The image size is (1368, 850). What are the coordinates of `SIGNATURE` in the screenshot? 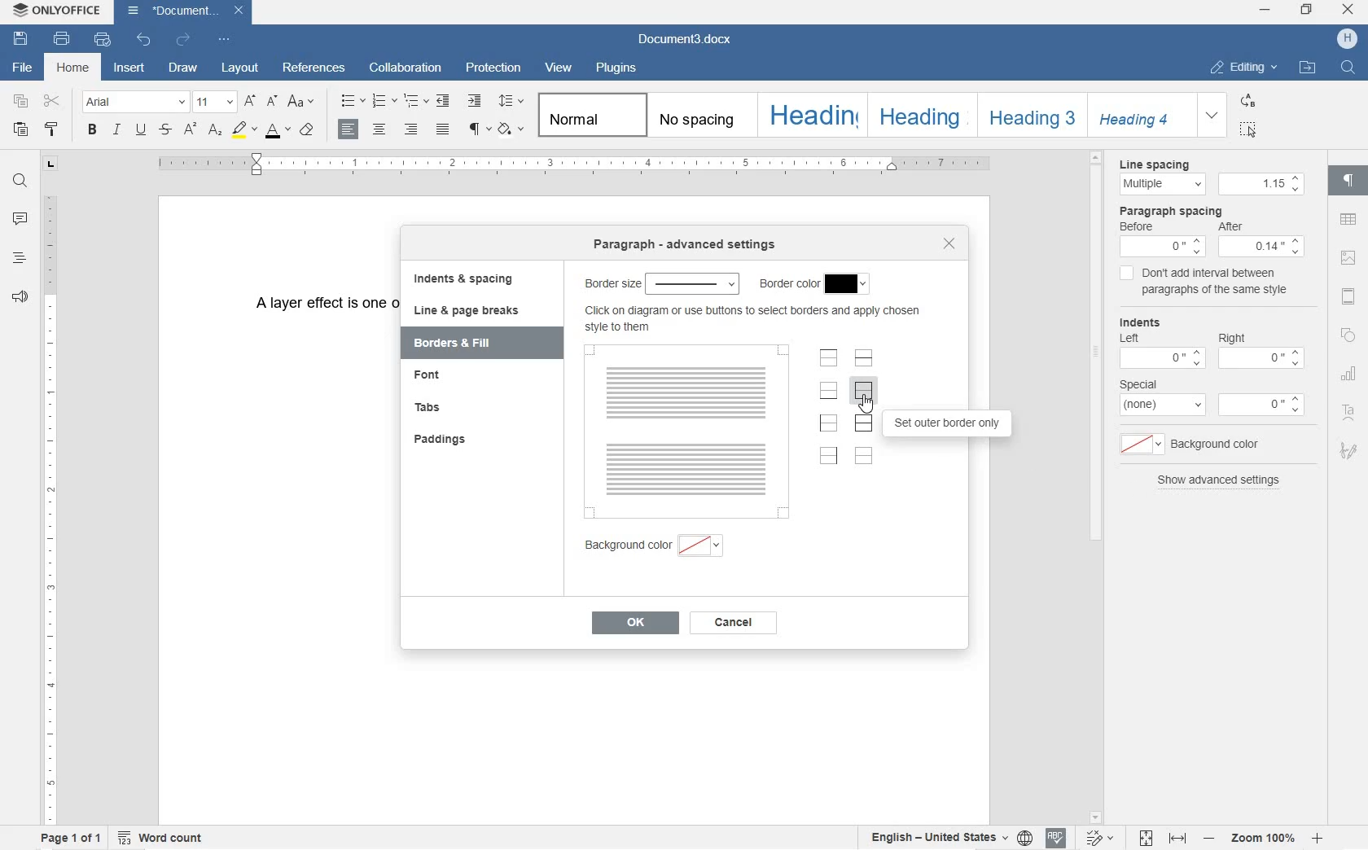 It's located at (1351, 450).